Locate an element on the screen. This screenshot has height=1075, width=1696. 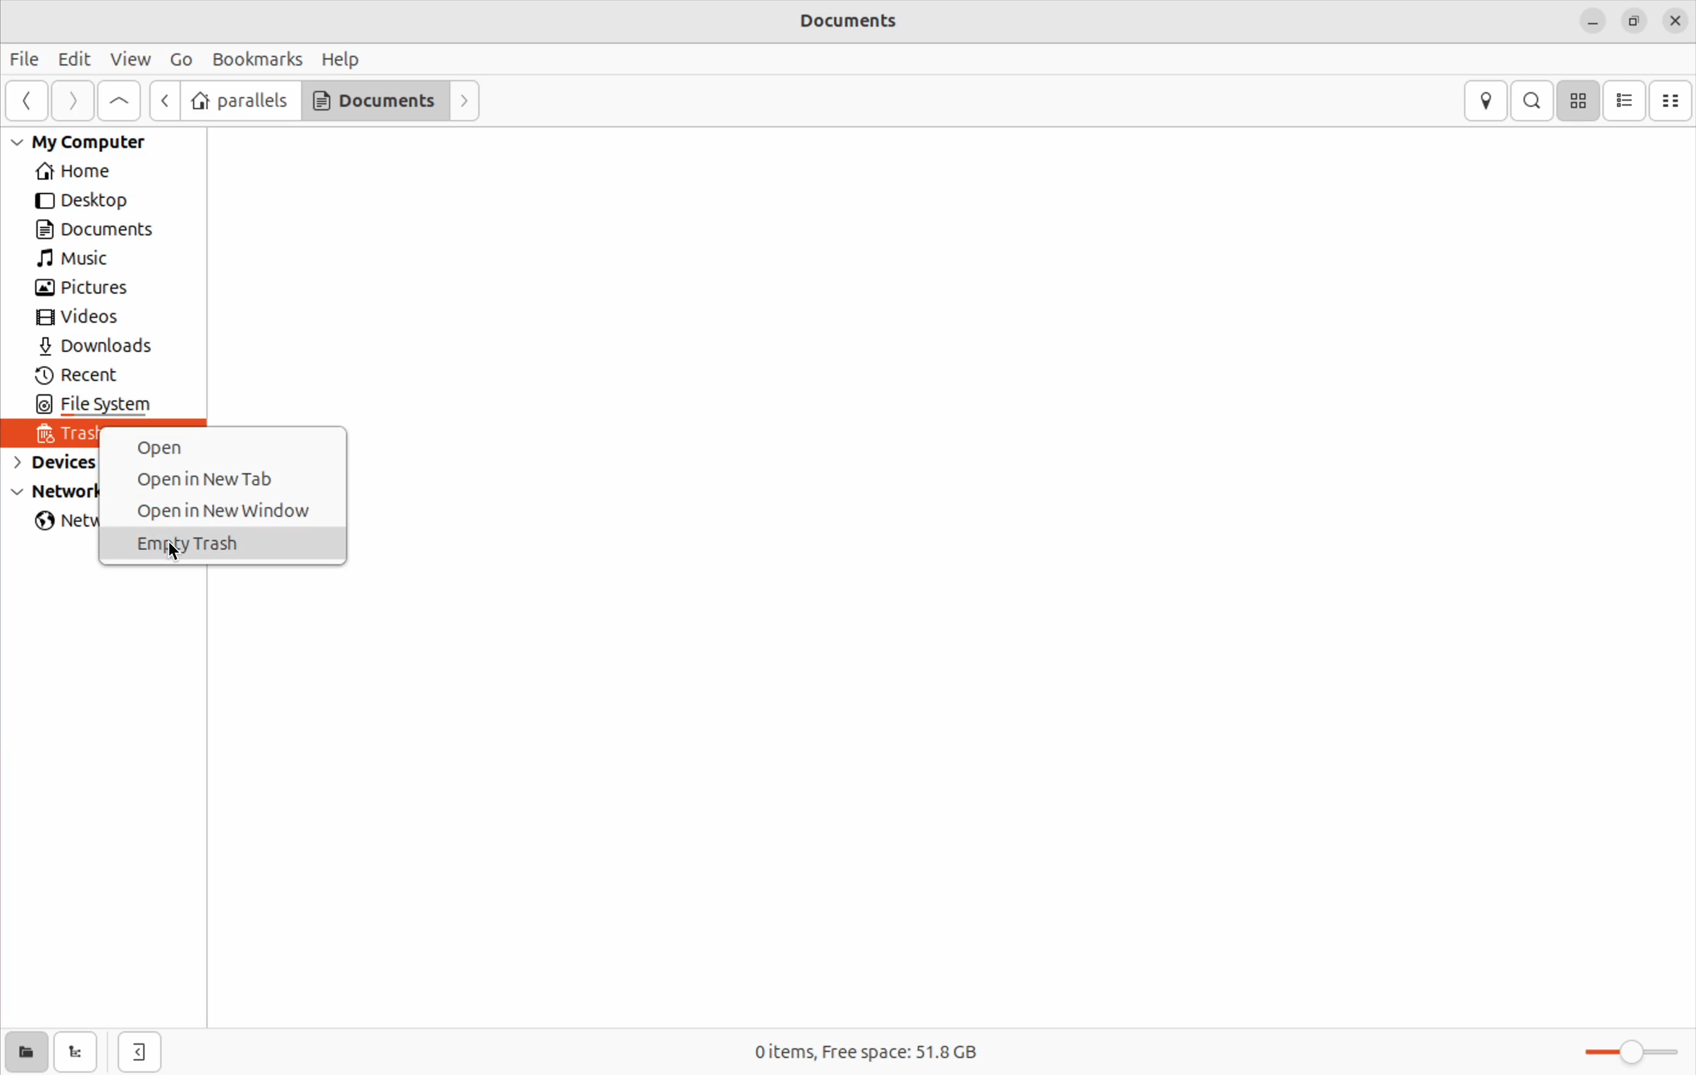
network is located at coordinates (63, 522).